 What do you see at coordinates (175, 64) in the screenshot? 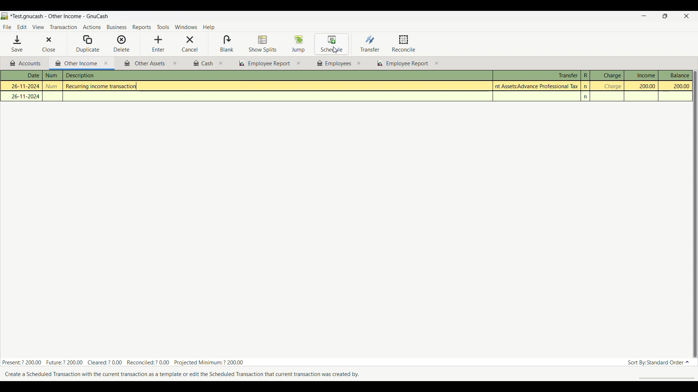
I see `close` at bounding box center [175, 64].